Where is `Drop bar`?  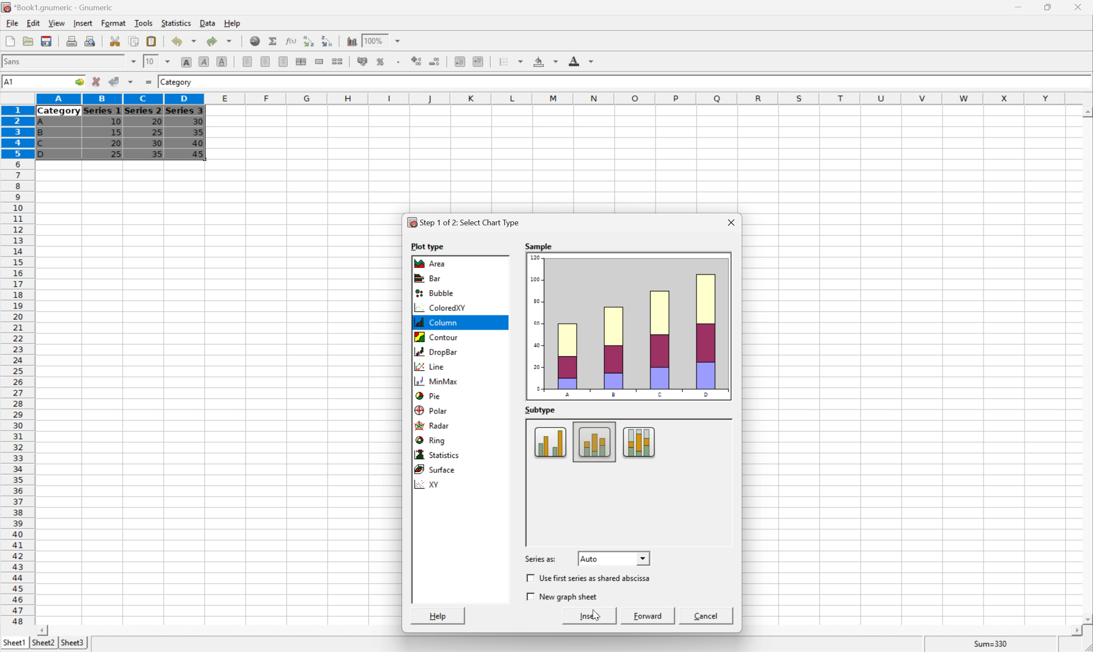 Drop bar is located at coordinates (437, 351).